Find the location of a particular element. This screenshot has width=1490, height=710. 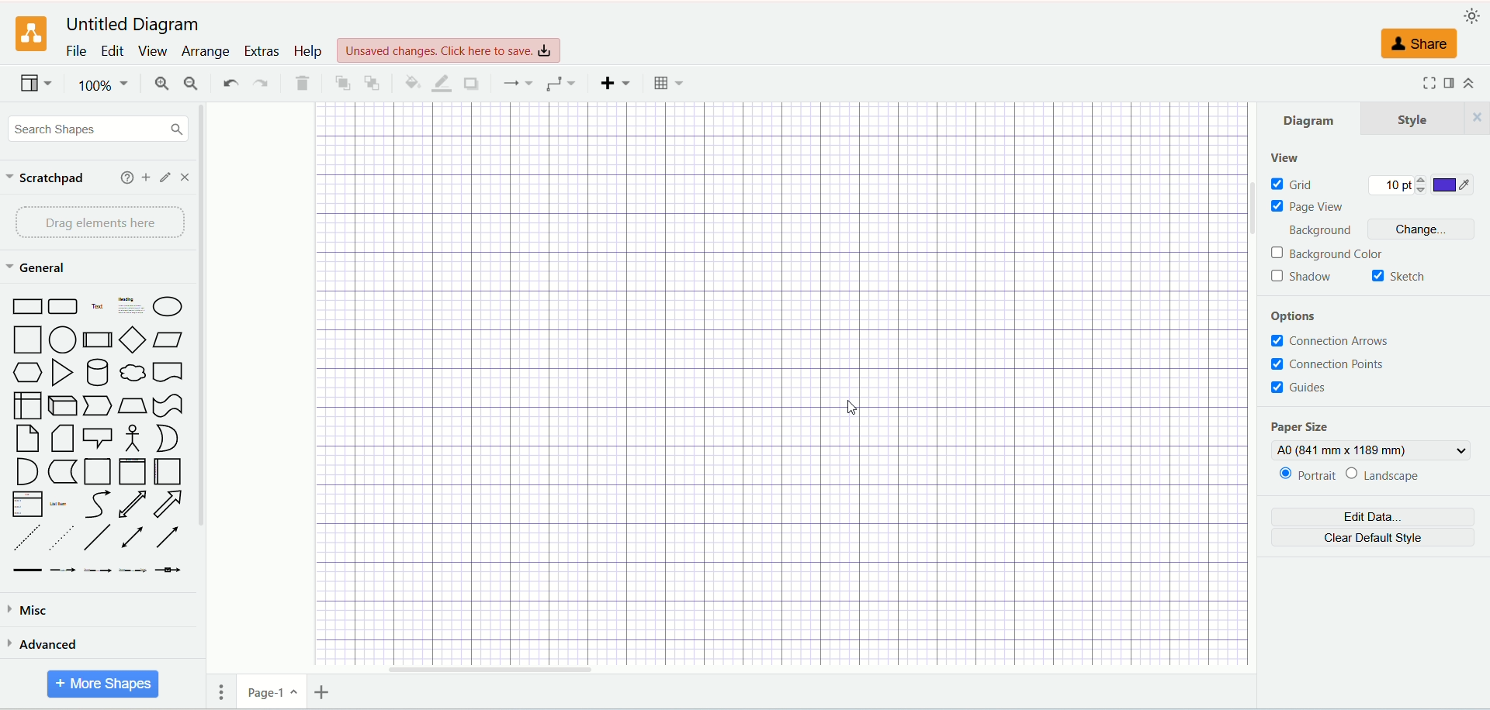

delete is located at coordinates (302, 84).